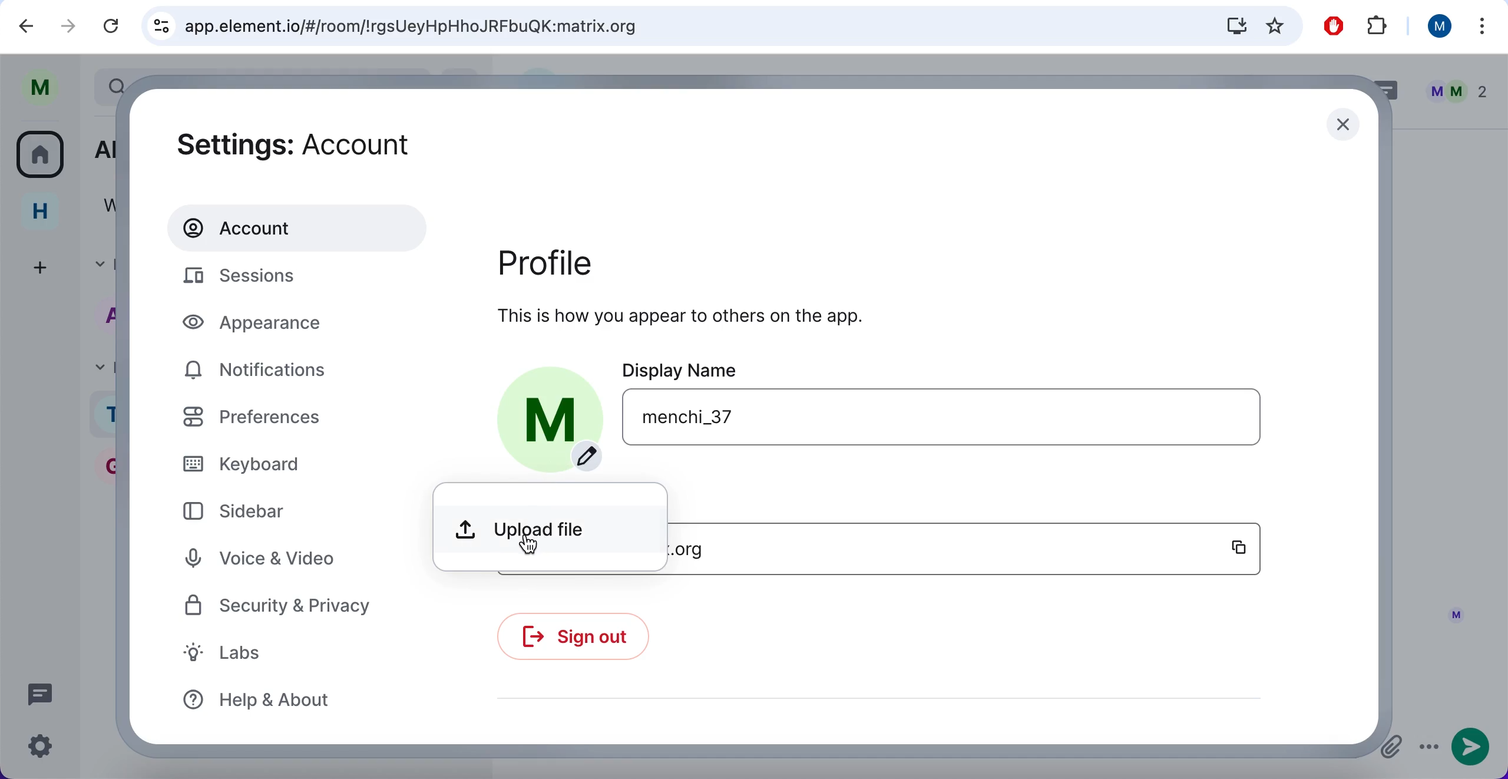 The height and width of the screenshot is (779, 1508). What do you see at coordinates (889, 549) in the screenshot?
I see `username` at bounding box center [889, 549].